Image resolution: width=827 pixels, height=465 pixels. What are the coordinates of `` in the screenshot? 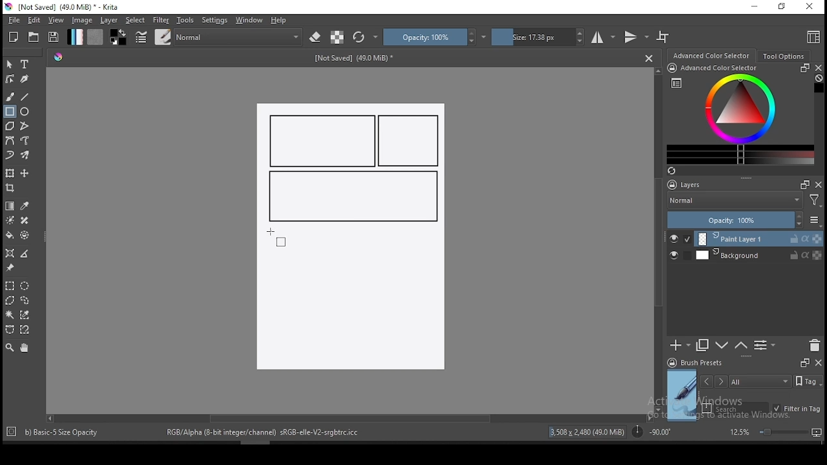 It's located at (636, 36).